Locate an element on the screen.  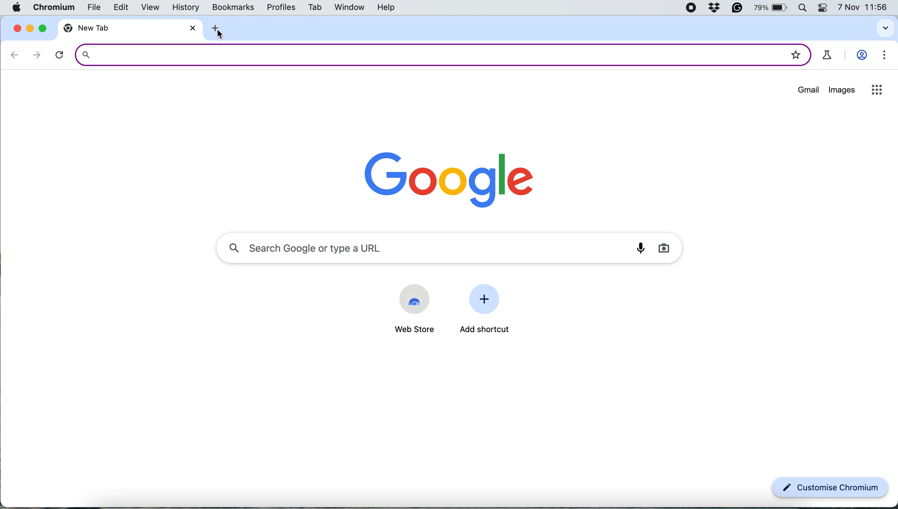
web store is located at coordinates (411, 330).